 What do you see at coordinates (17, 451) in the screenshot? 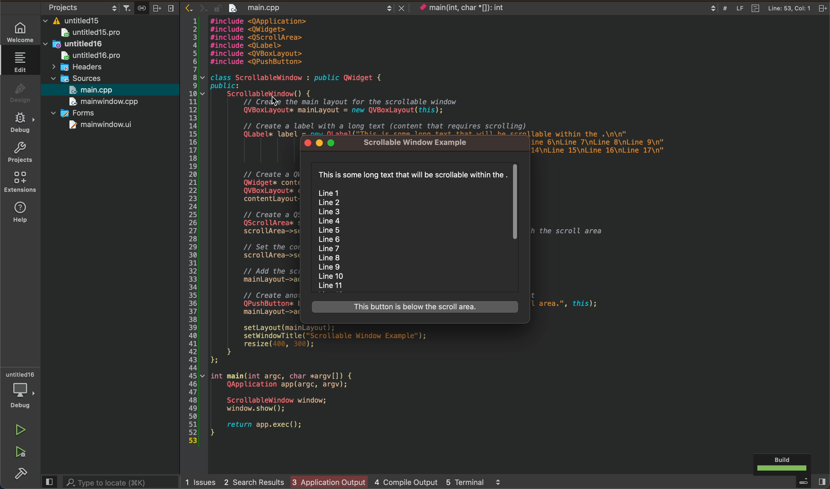
I see `run and debug` at bounding box center [17, 451].